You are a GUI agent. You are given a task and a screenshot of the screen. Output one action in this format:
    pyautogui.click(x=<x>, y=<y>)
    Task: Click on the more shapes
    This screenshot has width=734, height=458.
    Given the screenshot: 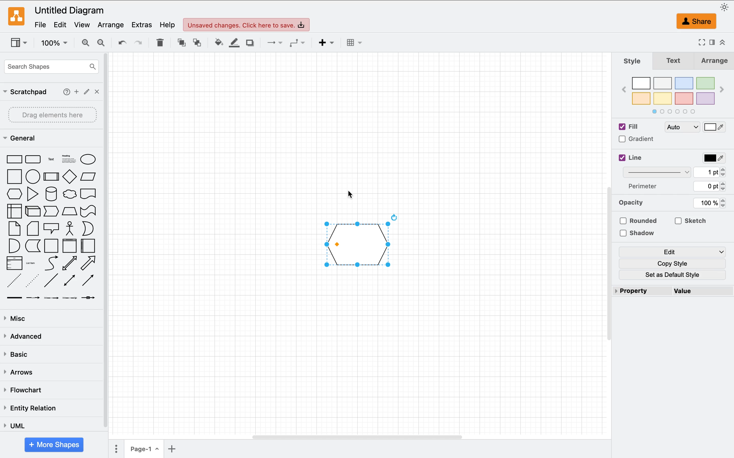 What is the action you would take?
    pyautogui.click(x=55, y=445)
    